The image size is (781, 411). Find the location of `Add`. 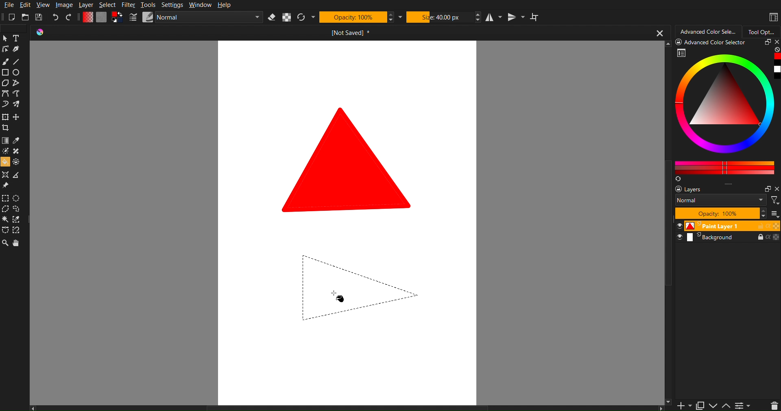

Add is located at coordinates (682, 406).